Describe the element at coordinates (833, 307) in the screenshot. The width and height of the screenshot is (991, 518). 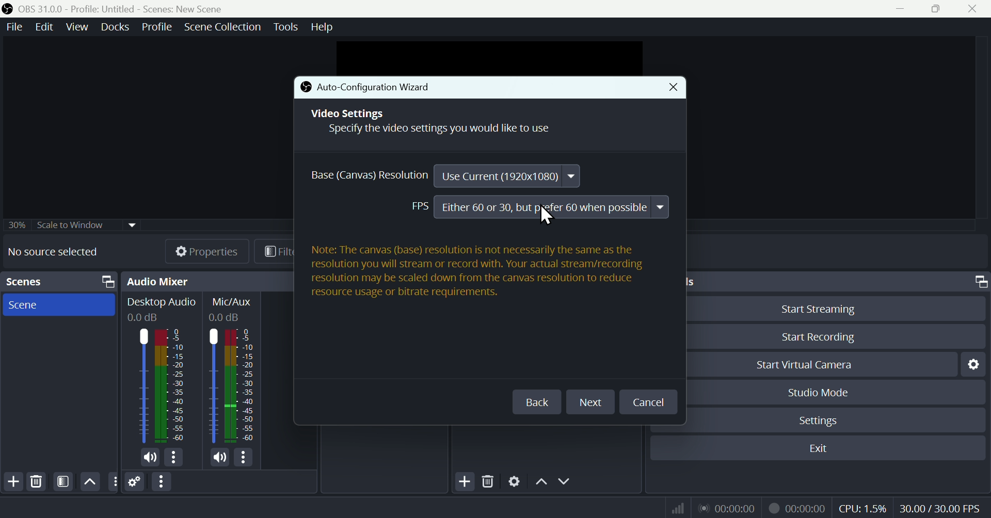
I see `Start Streaming` at that location.